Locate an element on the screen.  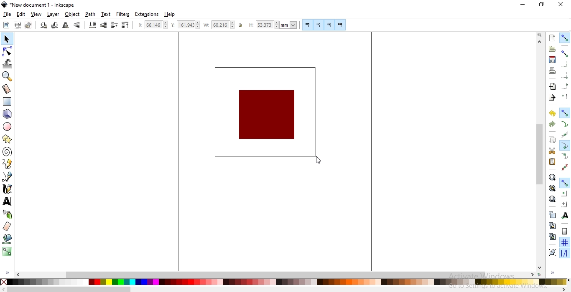
copy selection to clipboard is located at coordinates (552, 140).